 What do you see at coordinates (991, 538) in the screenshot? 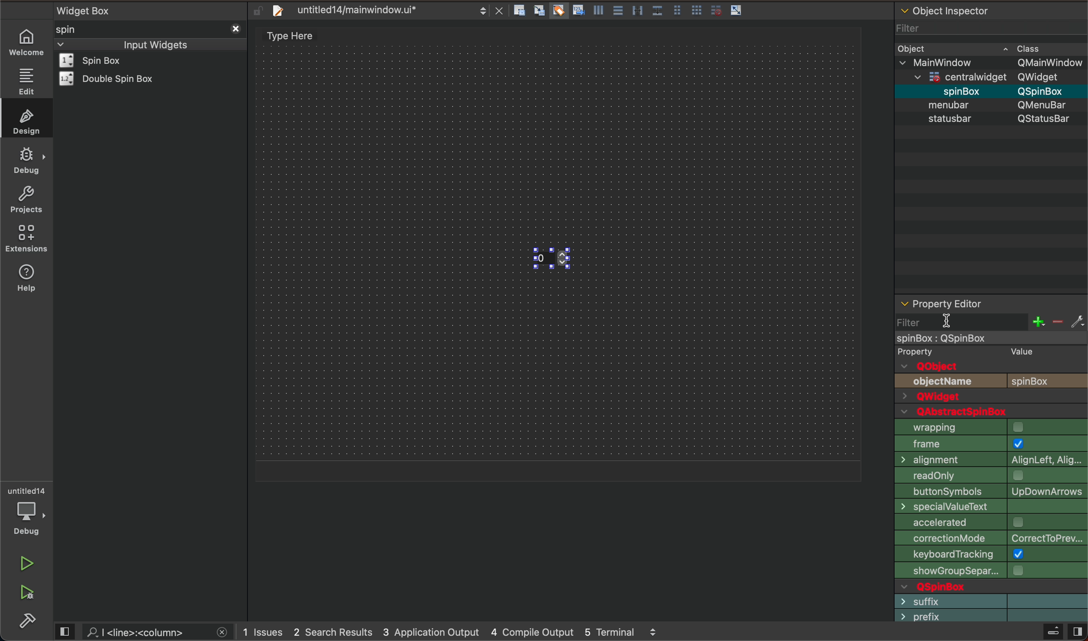
I see `unified title` at bounding box center [991, 538].